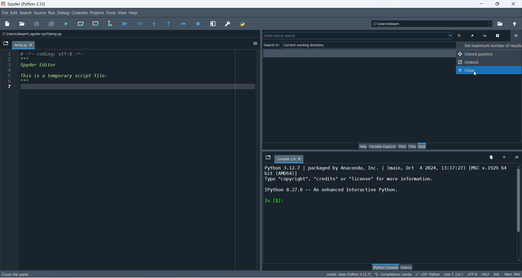  What do you see at coordinates (490, 158) in the screenshot?
I see `remove` at bounding box center [490, 158].